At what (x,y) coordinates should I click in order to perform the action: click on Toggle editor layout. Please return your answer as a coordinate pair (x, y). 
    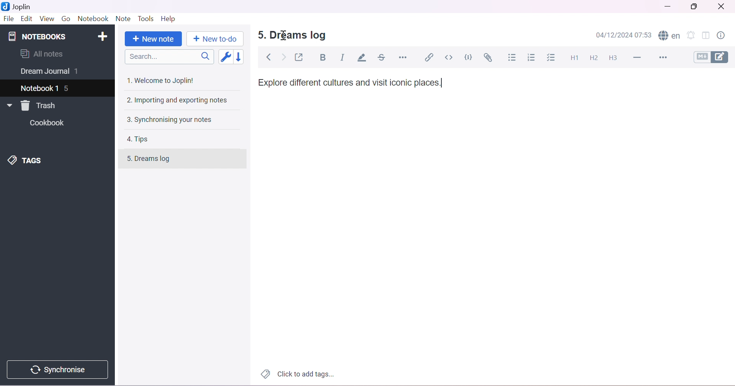
    Looking at the image, I should click on (707, 35).